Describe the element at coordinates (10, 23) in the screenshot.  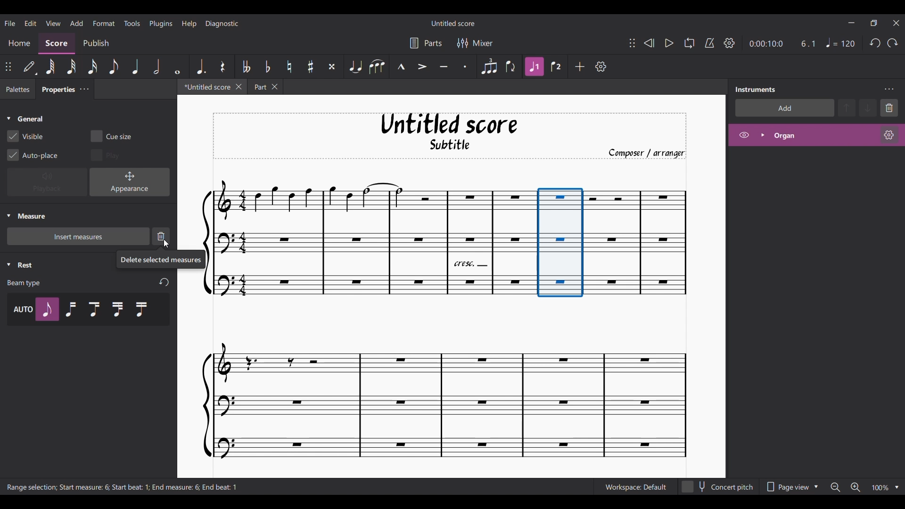
I see `File menu` at that location.